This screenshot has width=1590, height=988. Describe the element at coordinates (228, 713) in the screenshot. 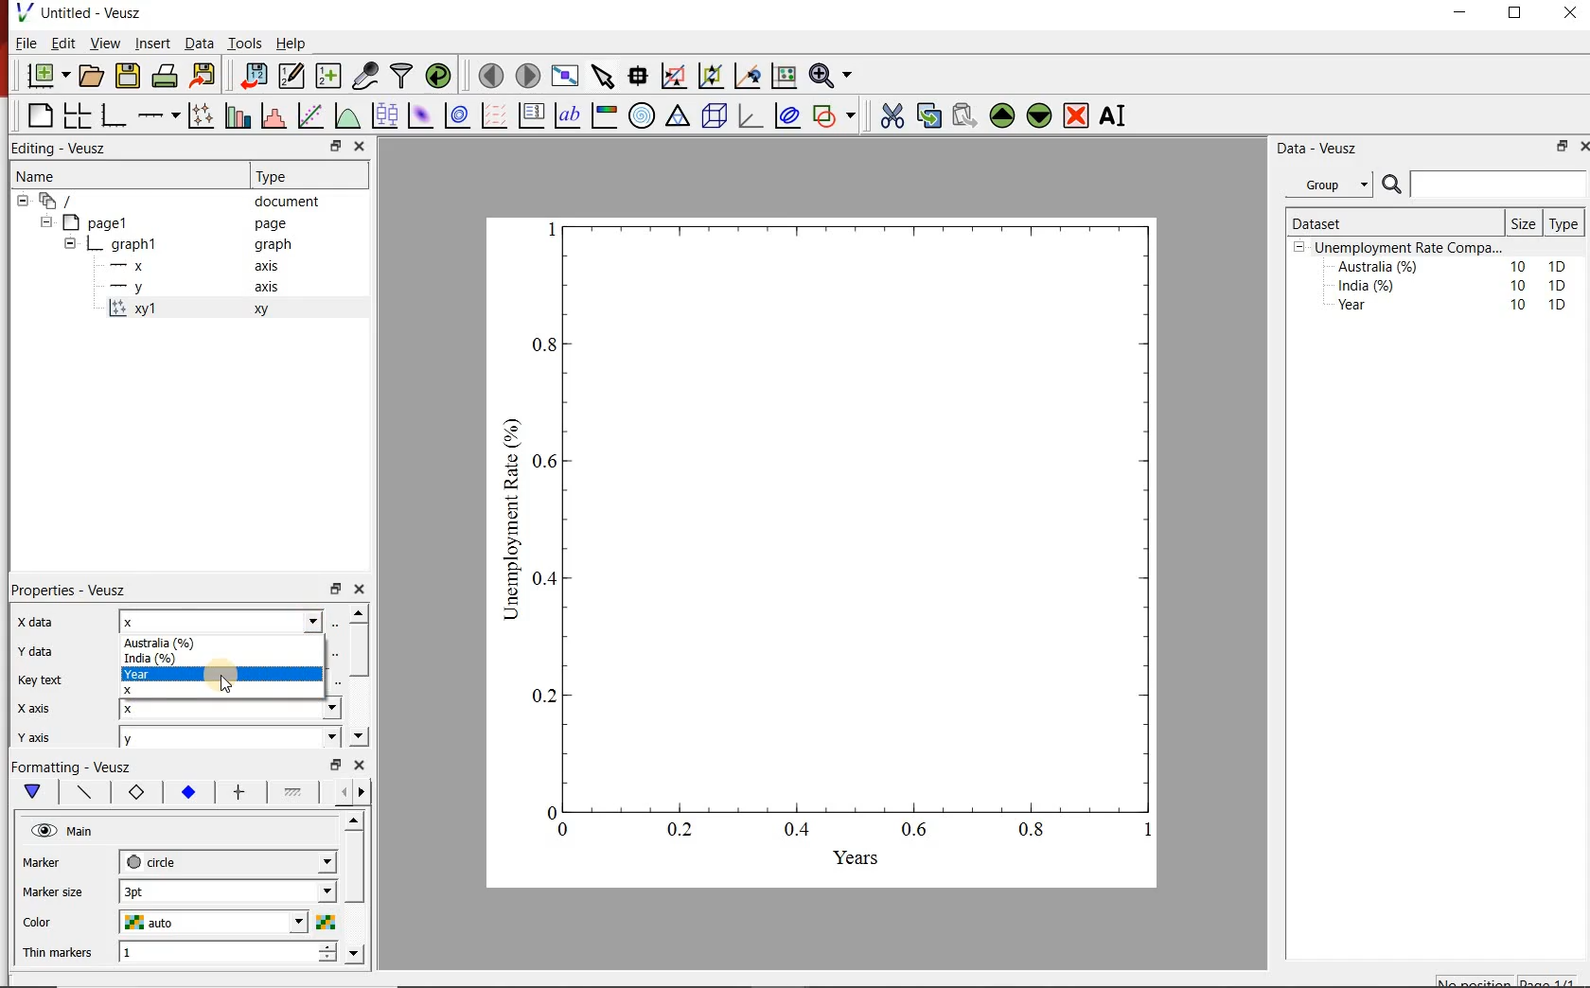

I see `x` at that location.